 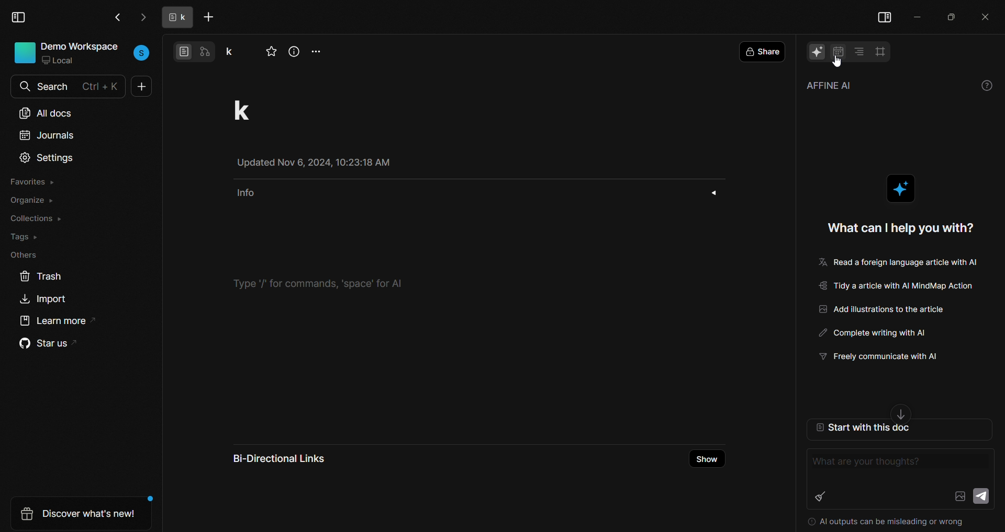 What do you see at coordinates (890, 523) in the screenshot?
I see `Al outputs can be misleading or wrong` at bounding box center [890, 523].